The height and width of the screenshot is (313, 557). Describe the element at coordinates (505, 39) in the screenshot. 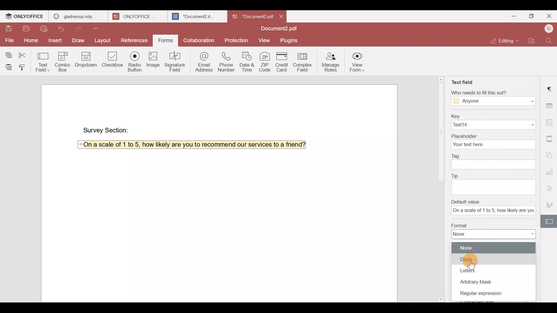

I see `Editing mode` at that location.